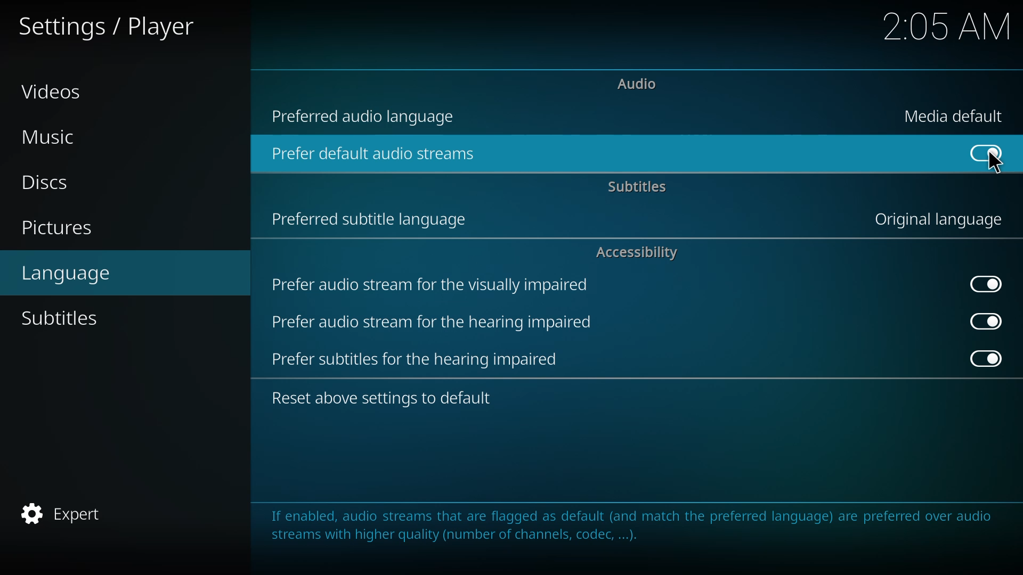 The image size is (1023, 575). What do you see at coordinates (432, 321) in the screenshot?
I see `prefer audio stream for hearing impaired` at bounding box center [432, 321].